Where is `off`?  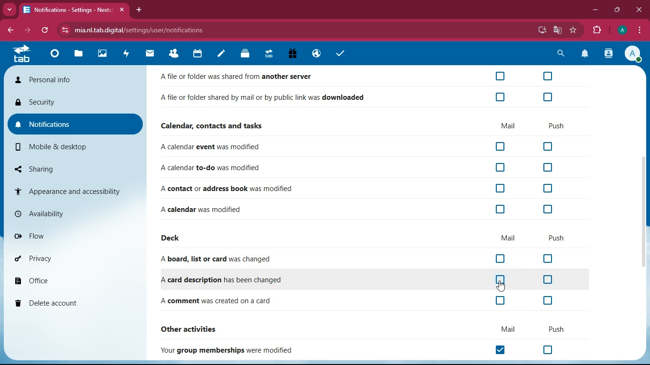
off is located at coordinates (548, 349).